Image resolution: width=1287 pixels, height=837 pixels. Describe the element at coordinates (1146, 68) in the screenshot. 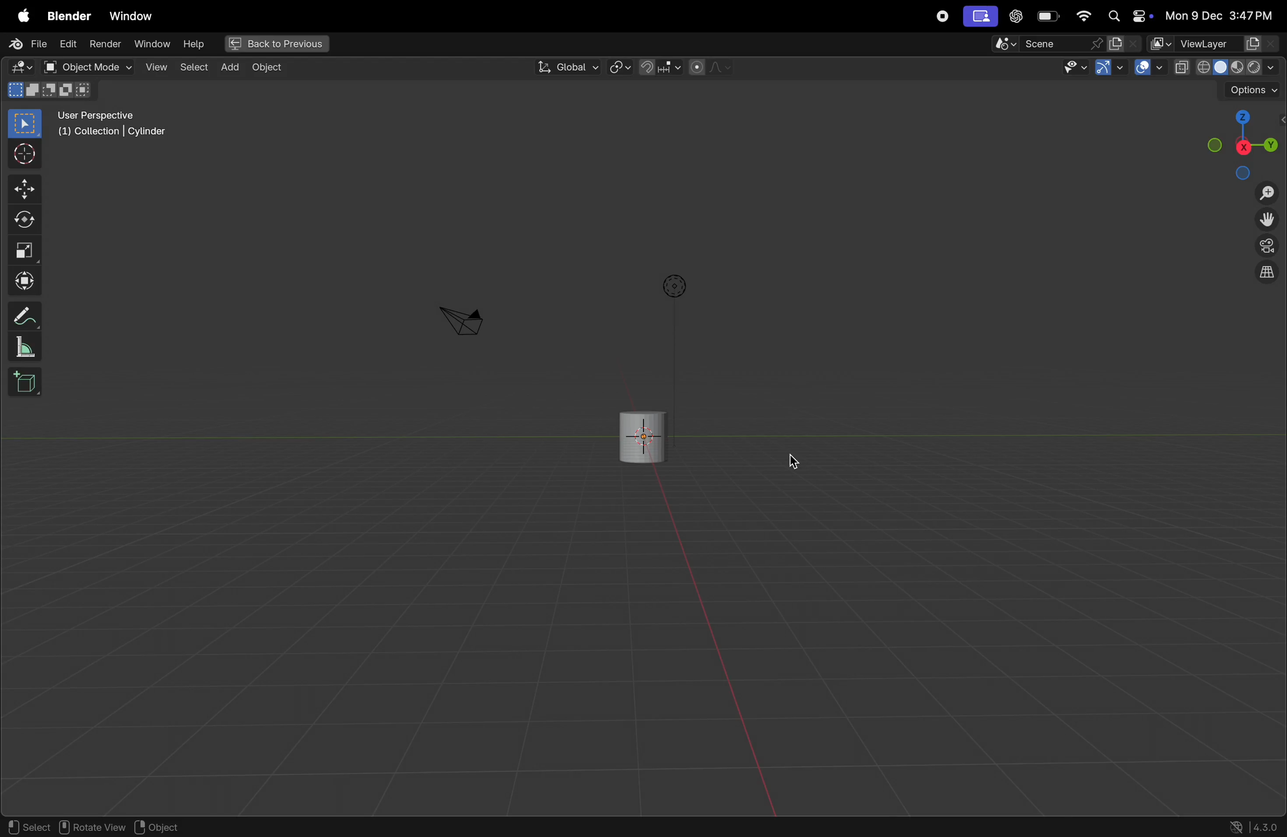

I see `overlays` at that location.